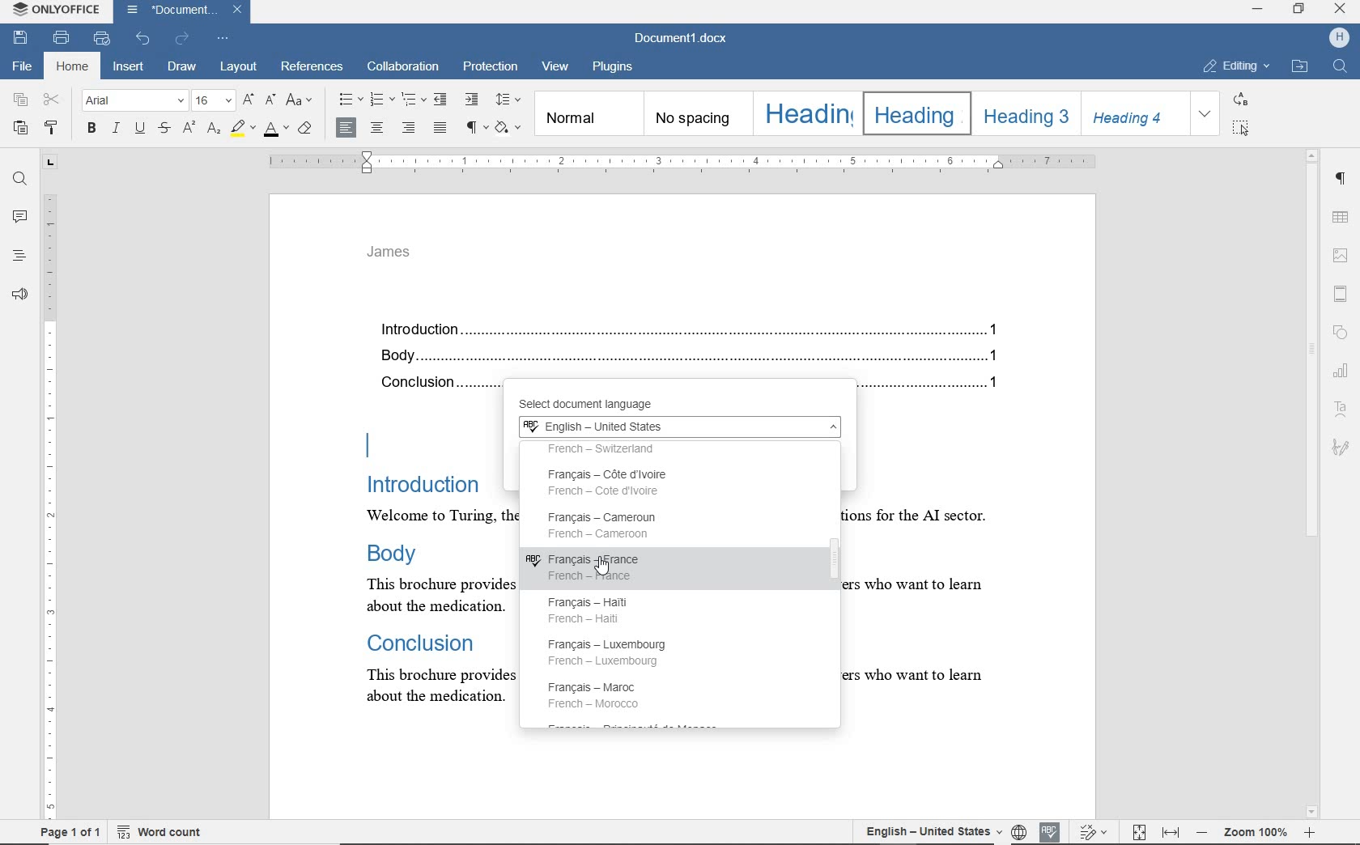 This screenshot has height=845, width=1360. Describe the element at coordinates (383, 100) in the screenshot. I see `numbering` at that location.